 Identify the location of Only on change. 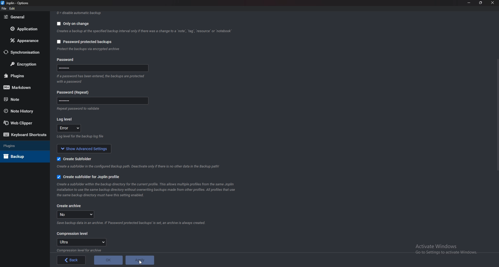
(75, 23).